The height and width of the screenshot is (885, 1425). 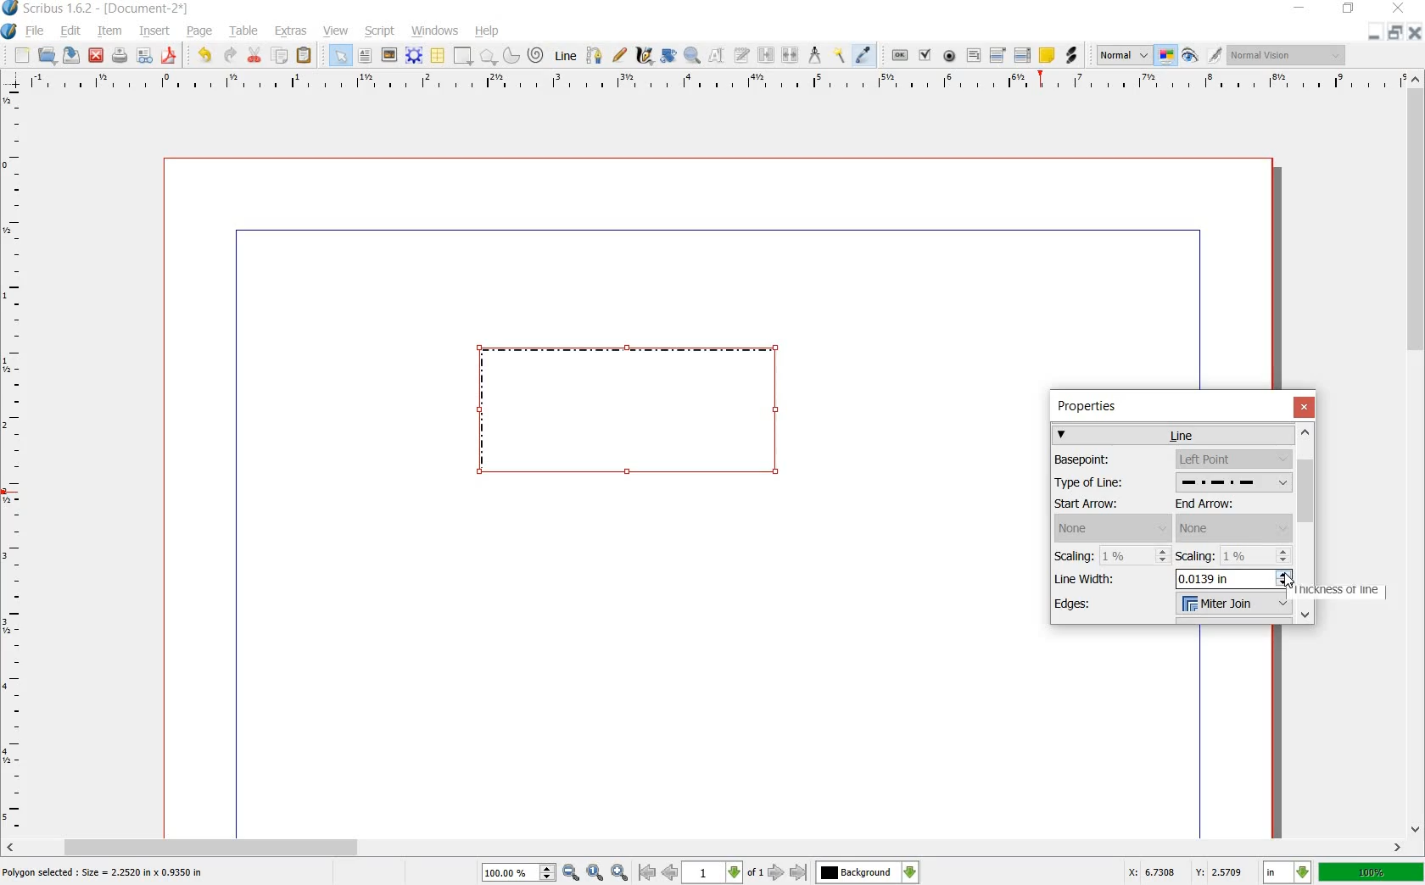 I want to click on CALLIGRAPHIC LINE, so click(x=643, y=55).